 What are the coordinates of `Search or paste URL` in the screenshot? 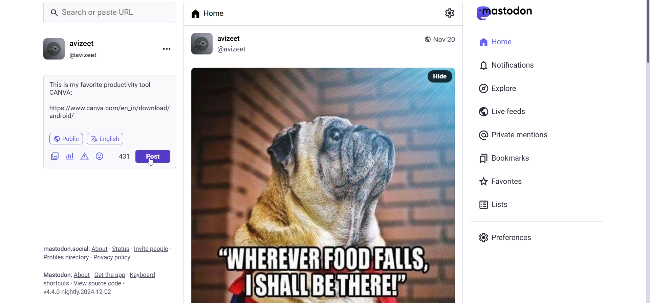 It's located at (113, 12).